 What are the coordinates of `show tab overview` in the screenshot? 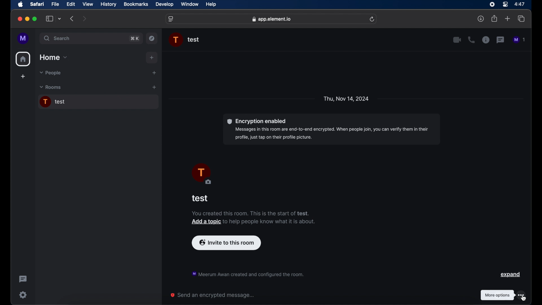 It's located at (522, 19).